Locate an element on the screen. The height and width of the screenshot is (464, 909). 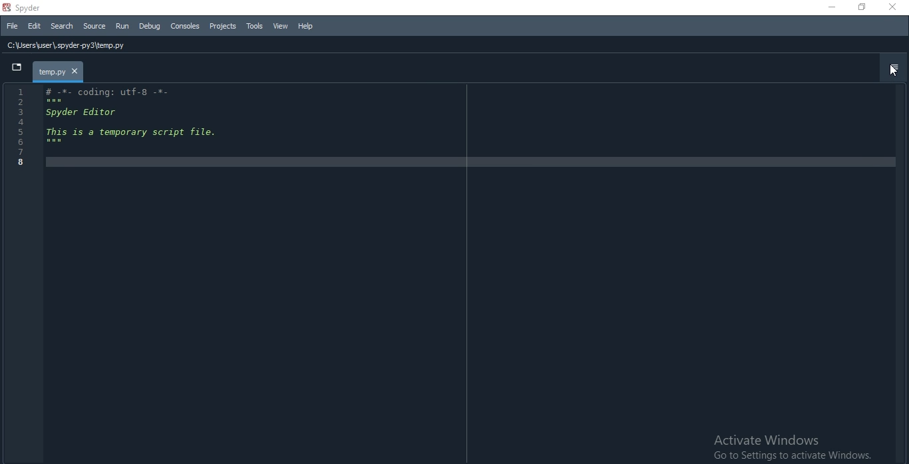
Python code is located at coordinates (110, 129).